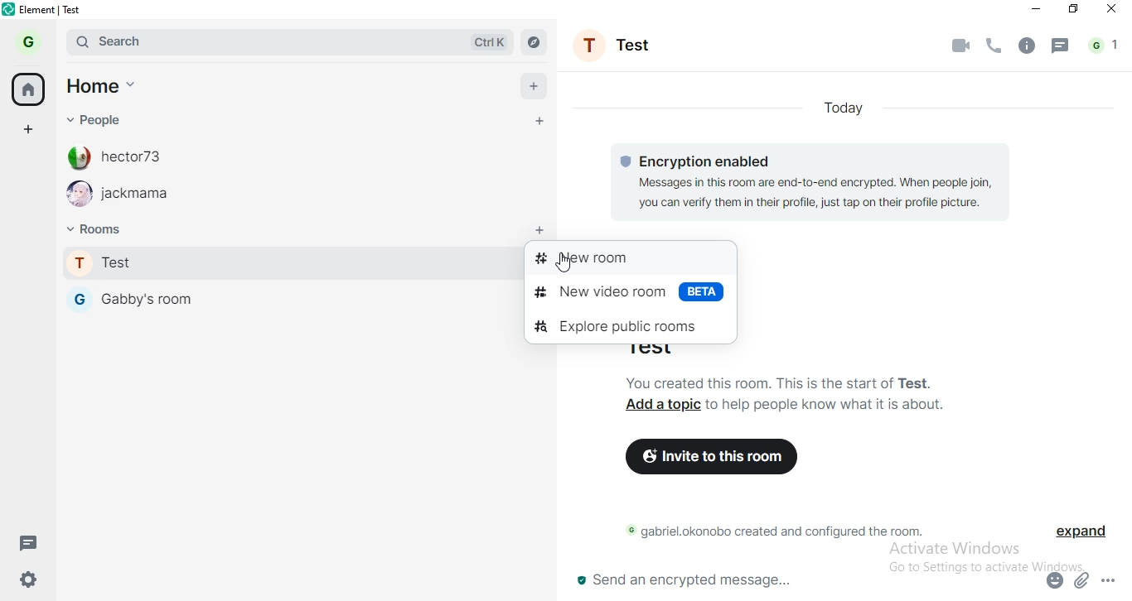 Image resolution: width=1132 pixels, height=601 pixels. What do you see at coordinates (1027, 46) in the screenshot?
I see `info` at bounding box center [1027, 46].